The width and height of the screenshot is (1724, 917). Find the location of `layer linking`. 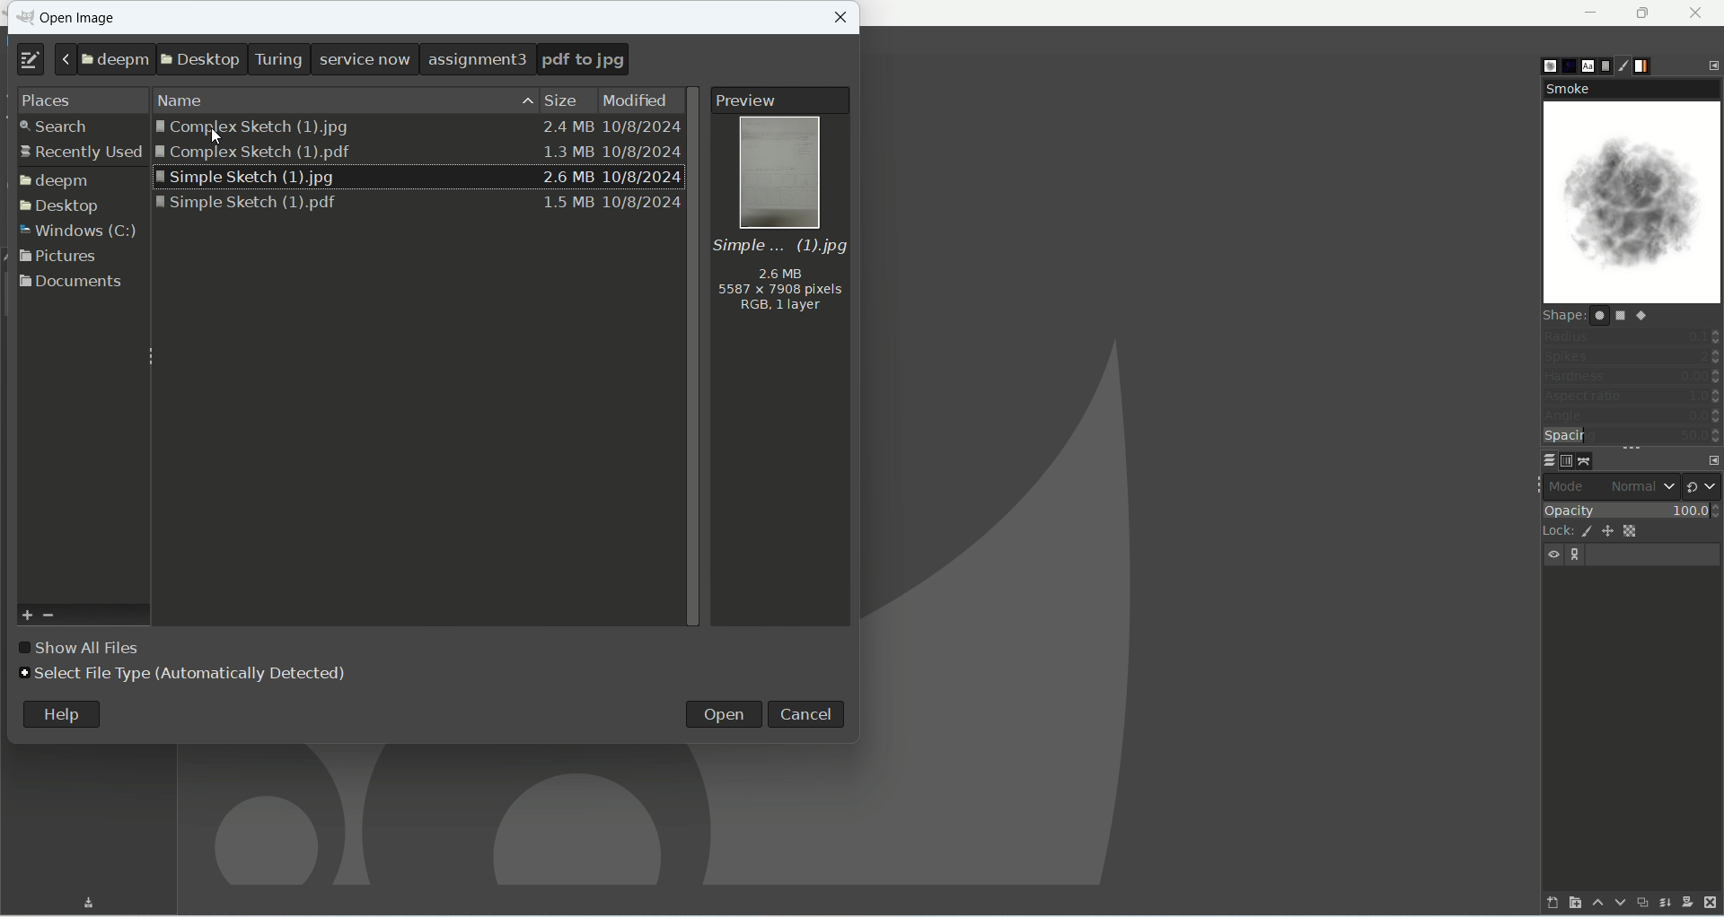

layer linking is located at coordinates (1579, 555).